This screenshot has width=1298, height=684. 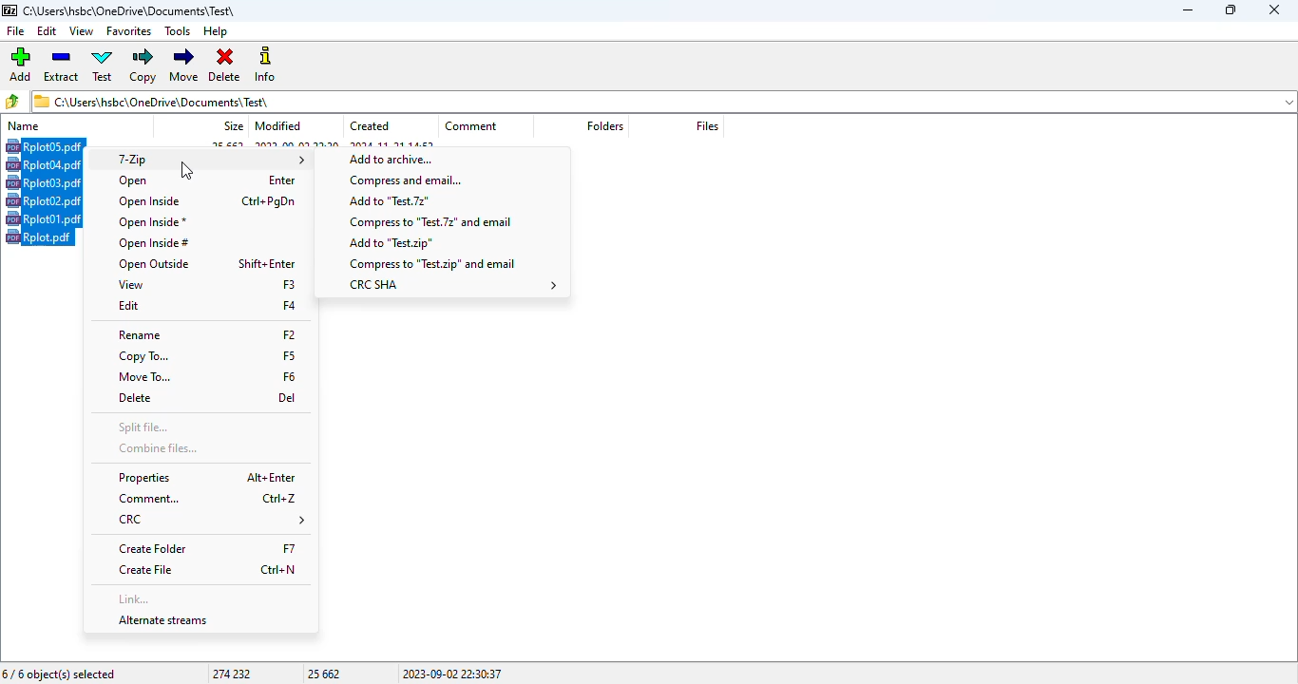 What do you see at coordinates (103, 66) in the screenshot?
I see `test` at bounding box center [103, 66].